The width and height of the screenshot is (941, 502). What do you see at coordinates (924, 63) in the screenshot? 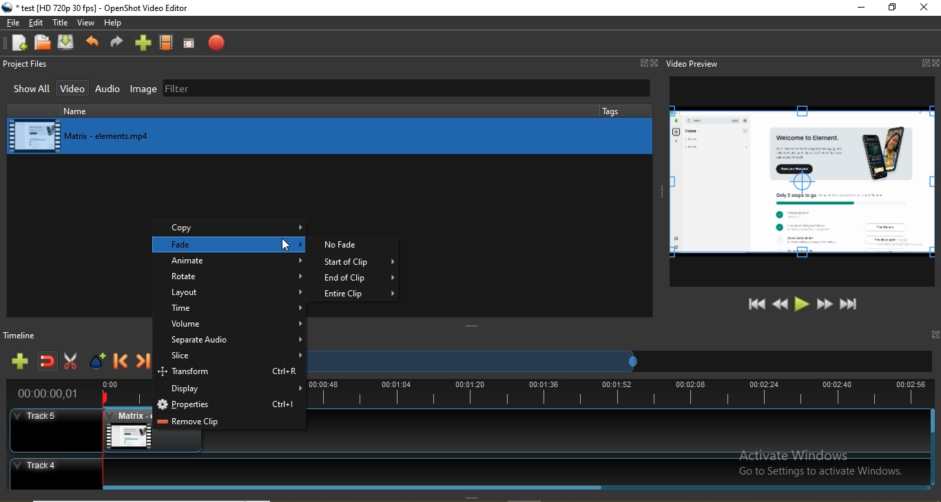
I see `Window ` at bounding box center [924, 63].